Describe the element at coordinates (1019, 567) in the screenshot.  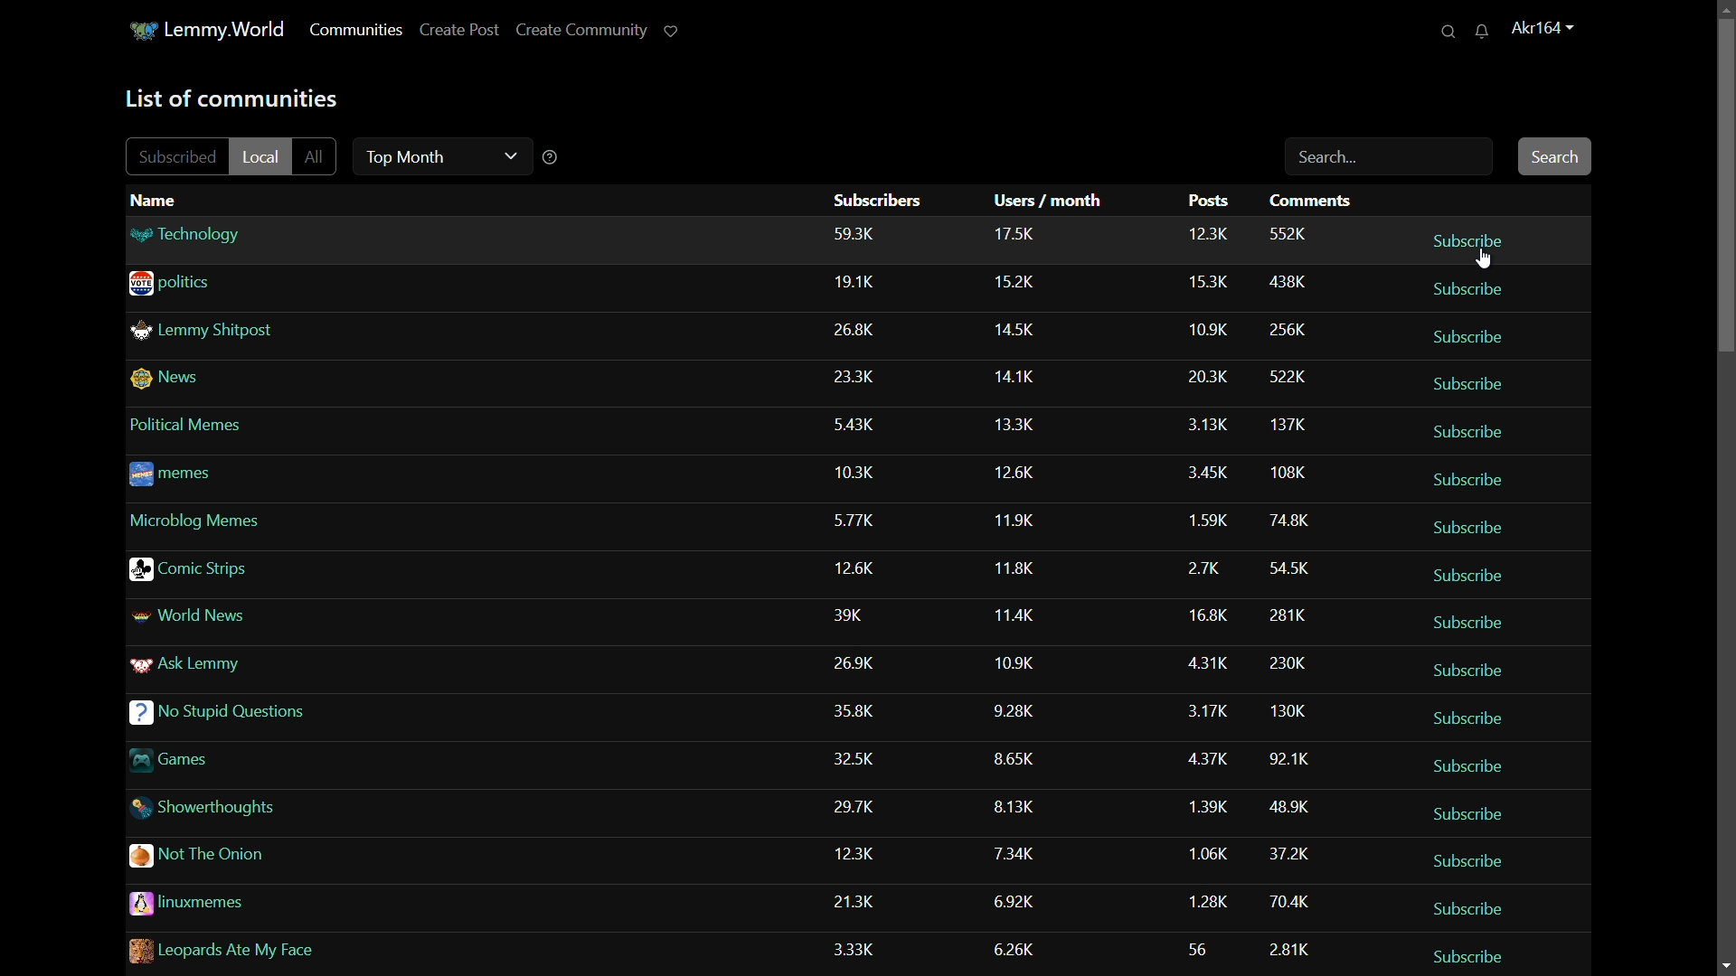
I see `user per month` at that location.